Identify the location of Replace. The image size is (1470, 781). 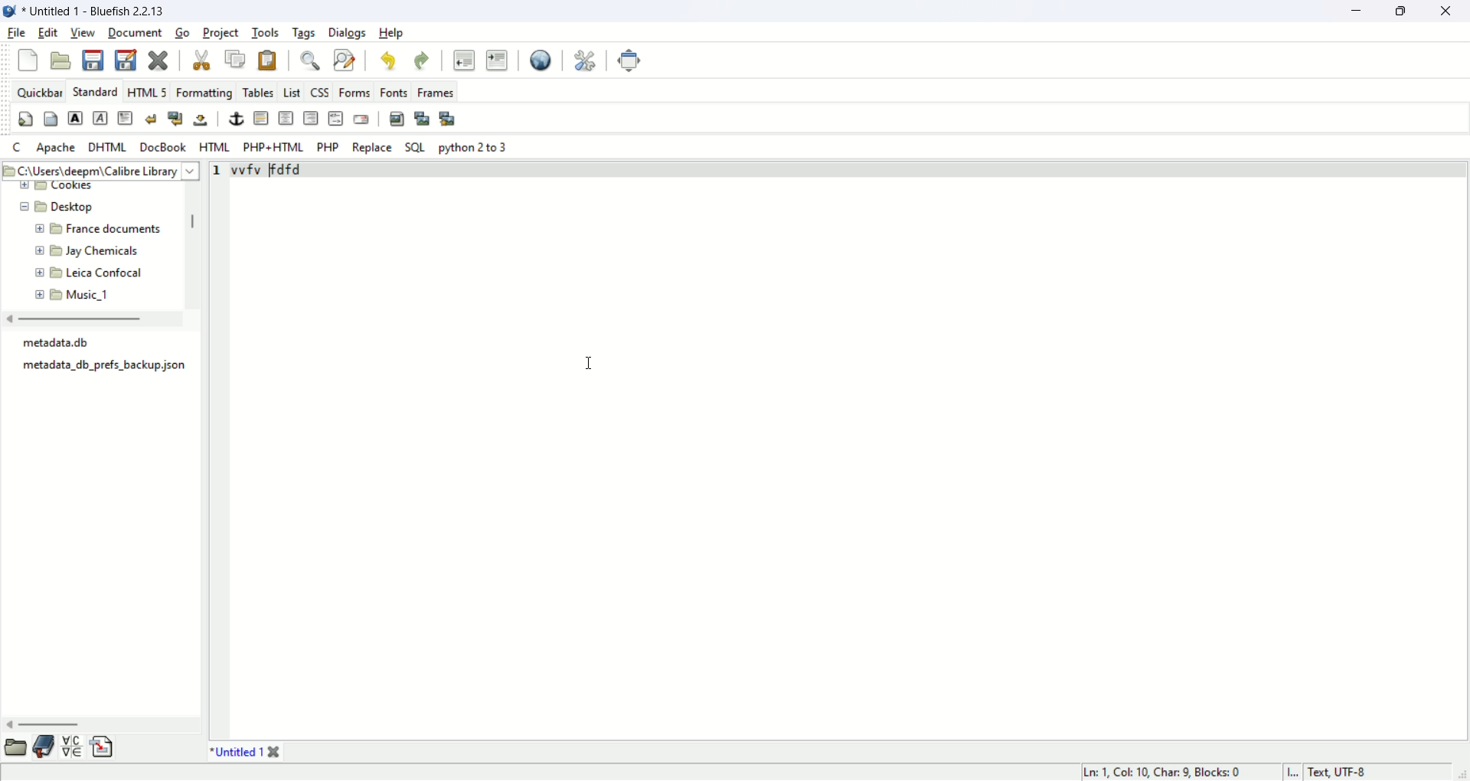
(373, 149).